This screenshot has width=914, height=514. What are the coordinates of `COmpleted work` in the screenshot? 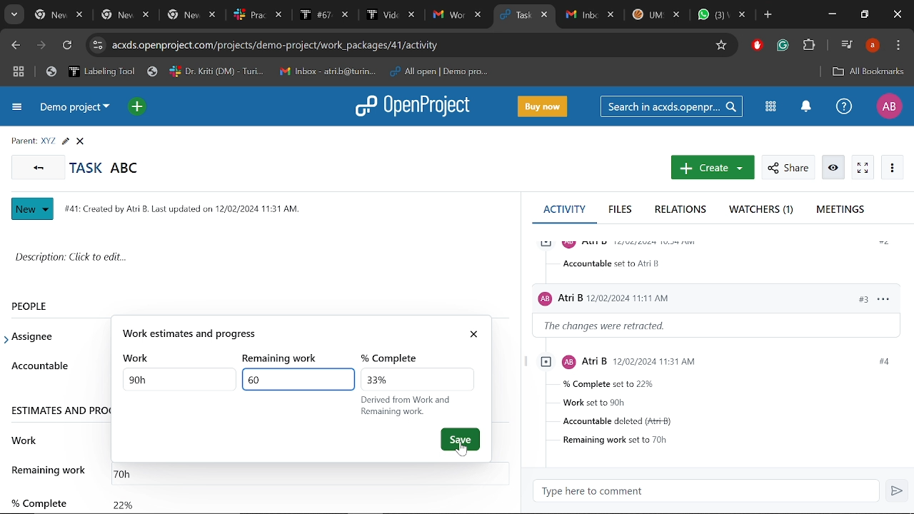 It's located at (416, 380).